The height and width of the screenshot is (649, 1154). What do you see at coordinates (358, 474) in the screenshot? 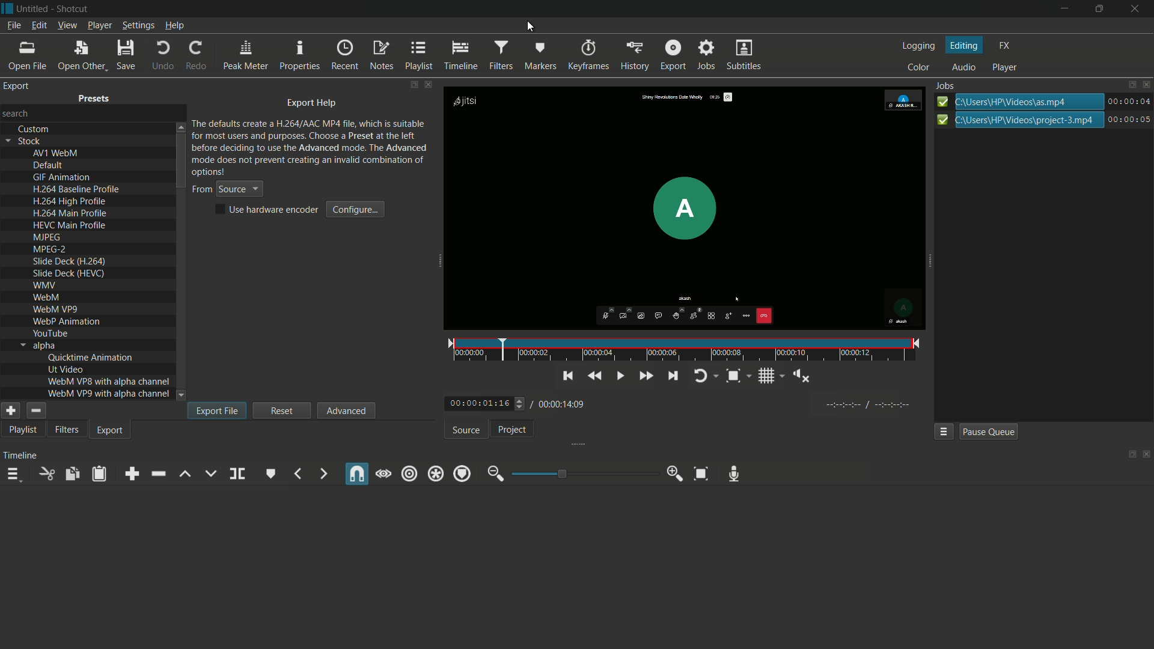
I see `snap` at bounding box center [358, 474].